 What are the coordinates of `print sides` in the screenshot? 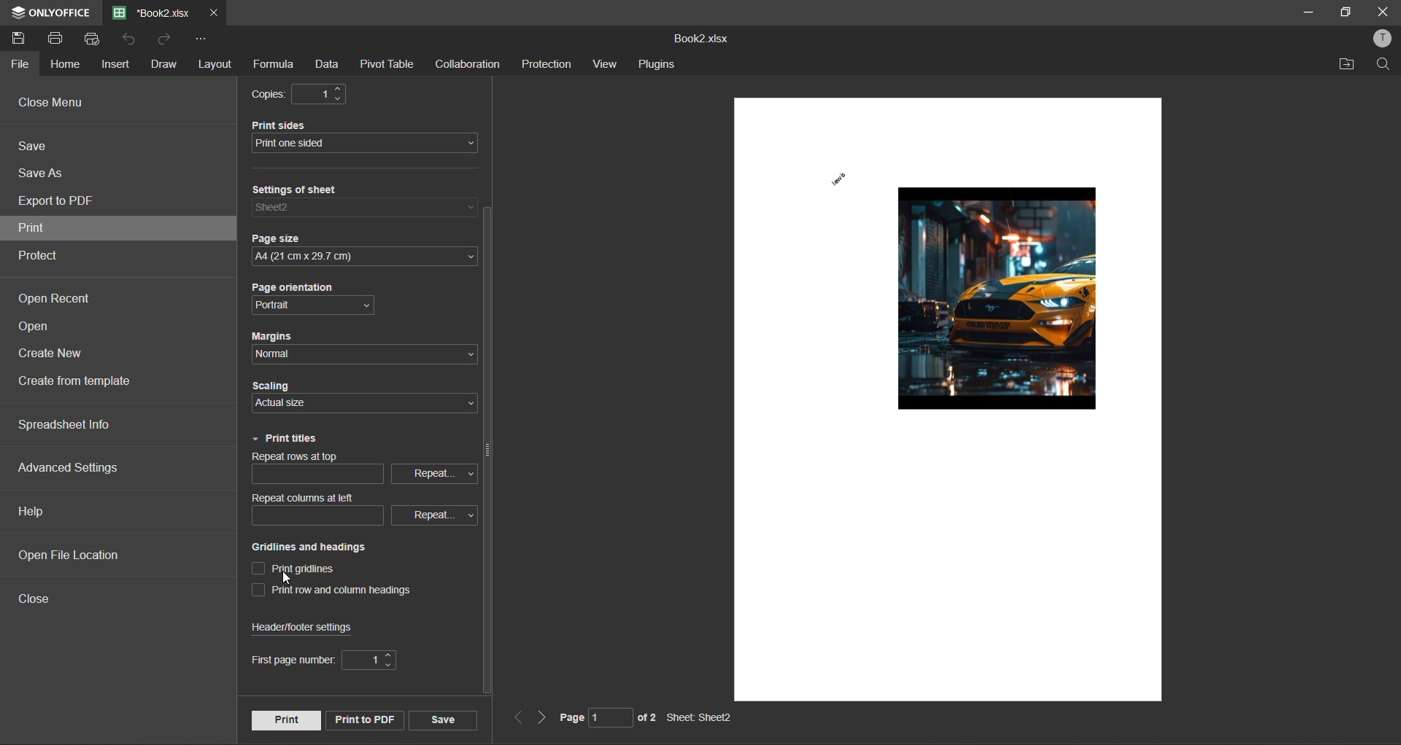 It's located at (303, 125).